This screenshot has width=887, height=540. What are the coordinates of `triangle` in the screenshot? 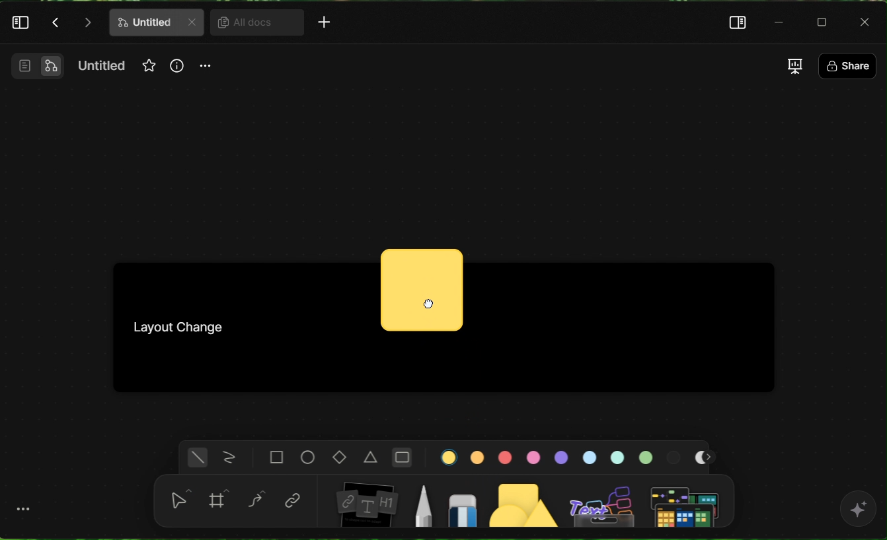 It's located at (372, 457).